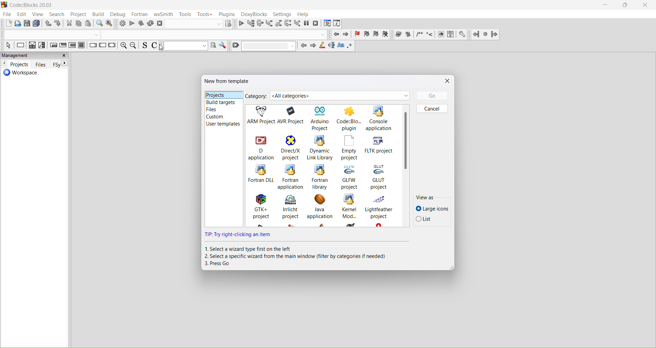 Image resolution: width=656 pixels, height=348 pixels. Describe the element at coordinates (161, 48) in the screenshot. I see `Cursor` at that location.